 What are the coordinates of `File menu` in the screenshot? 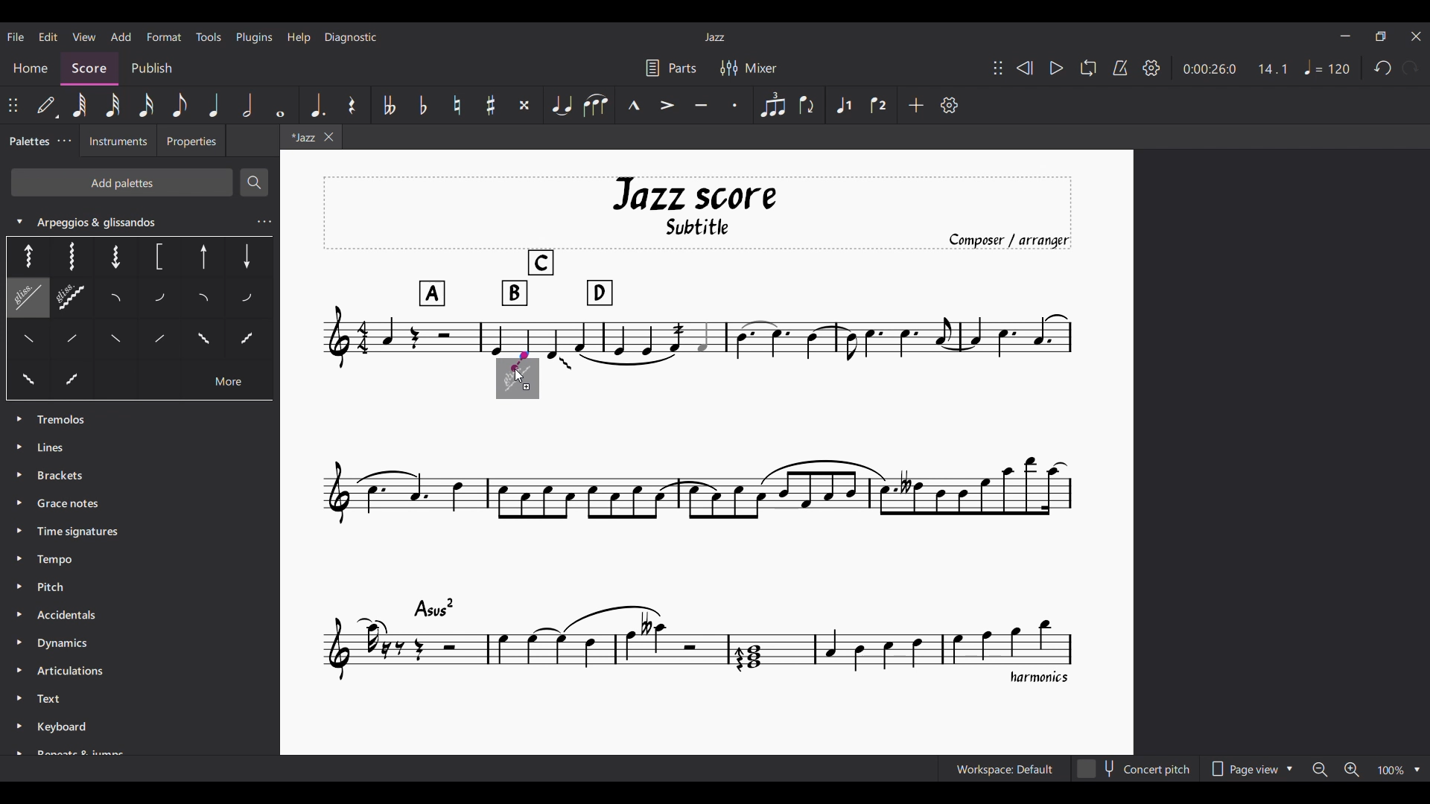 It's located at (16, 36).